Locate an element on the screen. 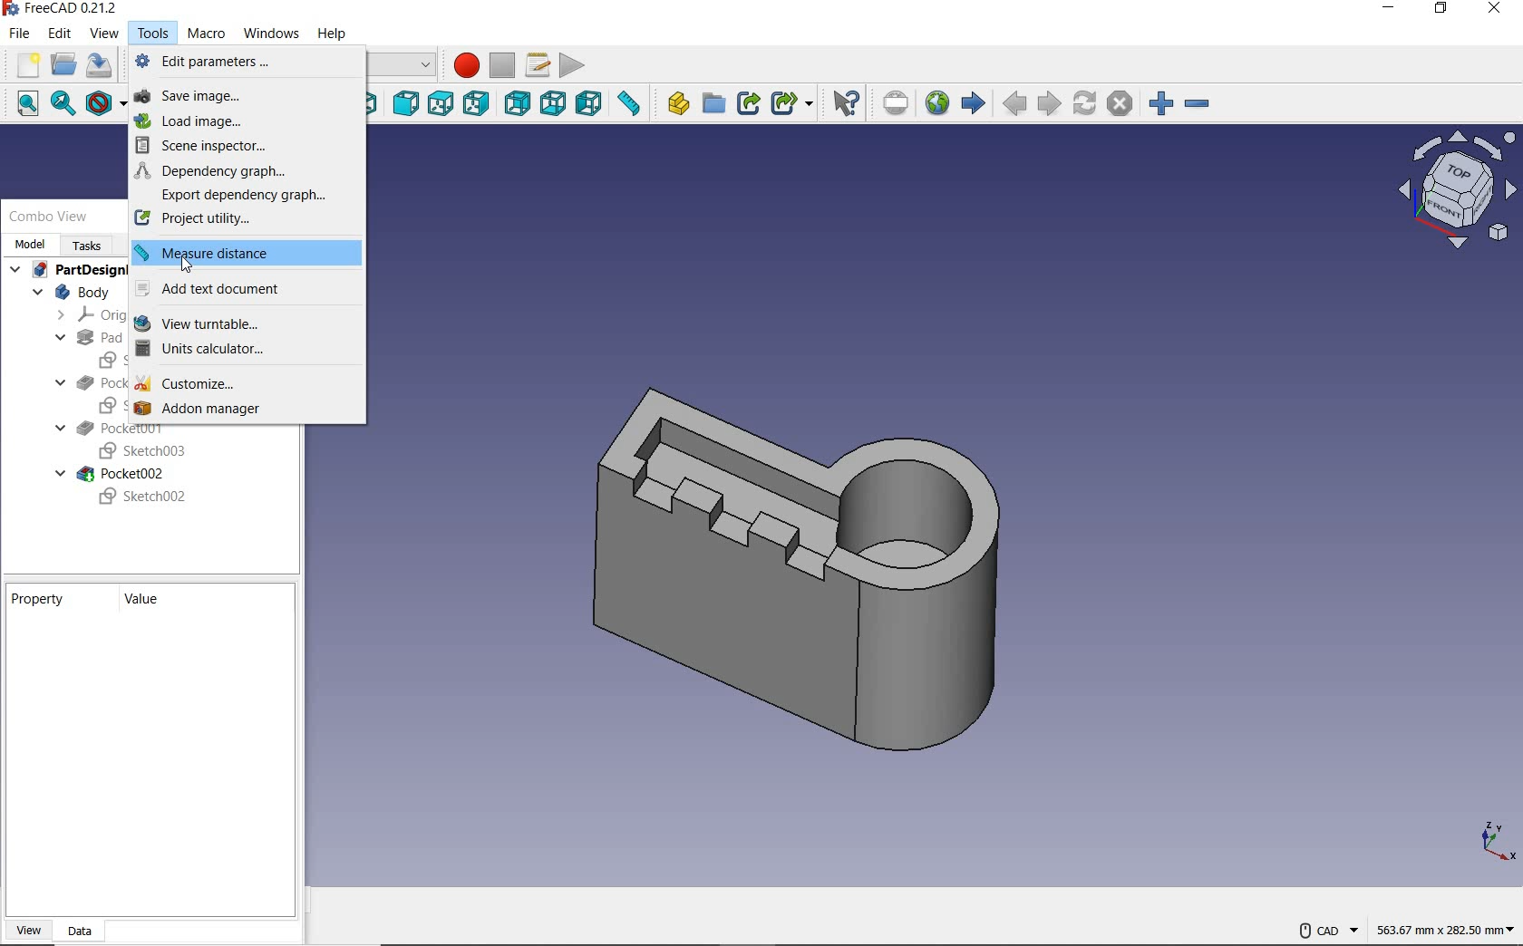 The image size is (1523, 946). right is located at coordinates (476, 102).